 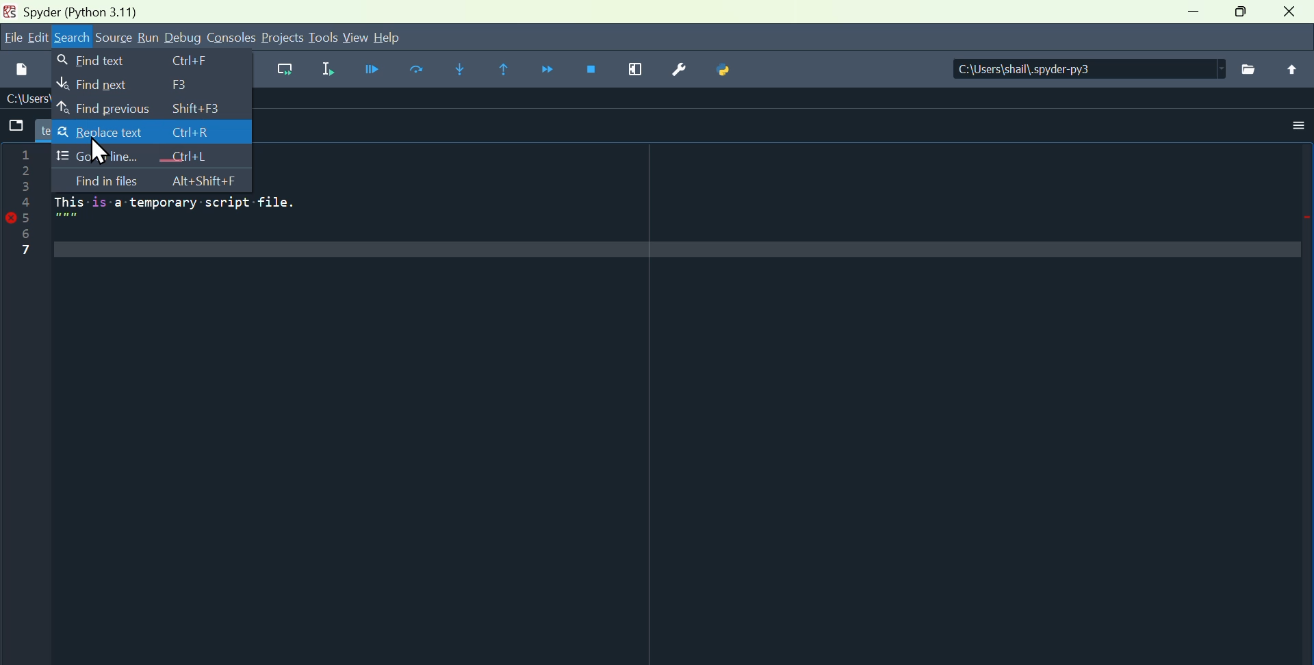 I want to click on file, so click(x=12, y=38).